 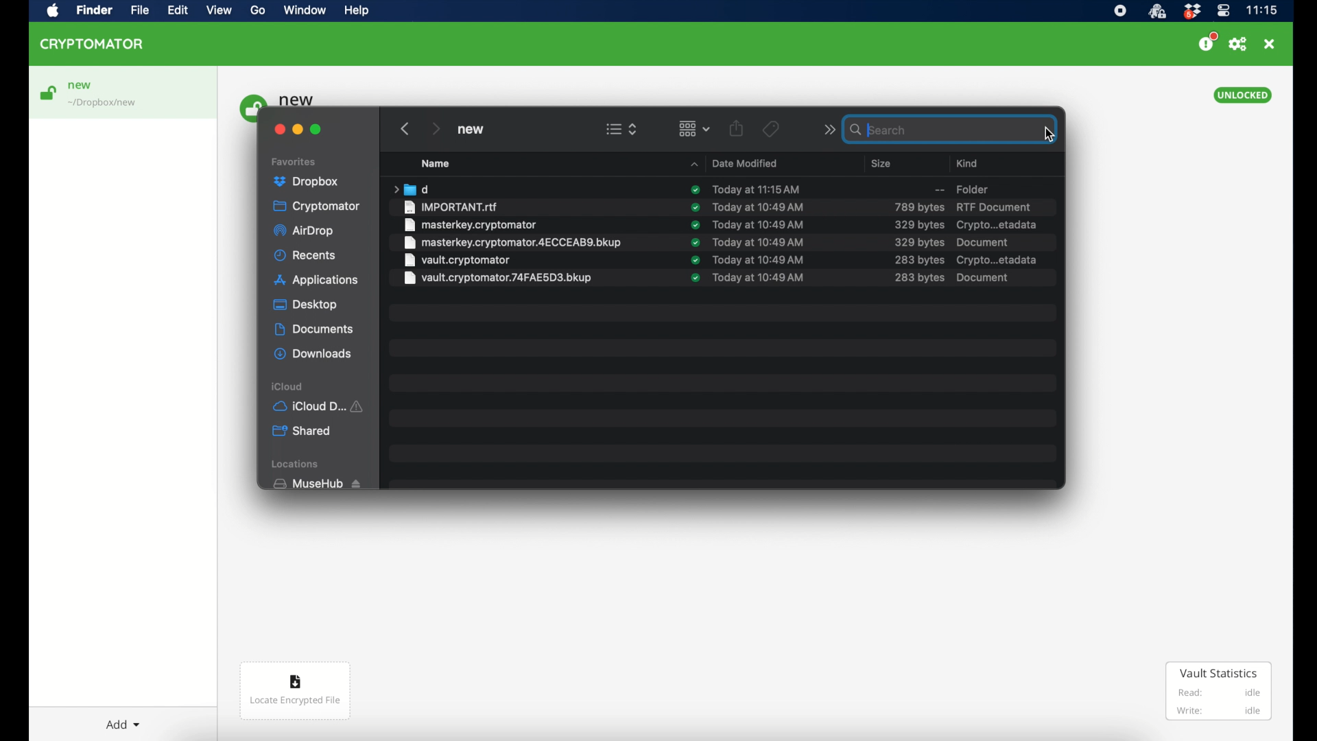 What do you see at coordinates (80, 86) in the screenshot?
I see `new` at bounding box center [80, 86].